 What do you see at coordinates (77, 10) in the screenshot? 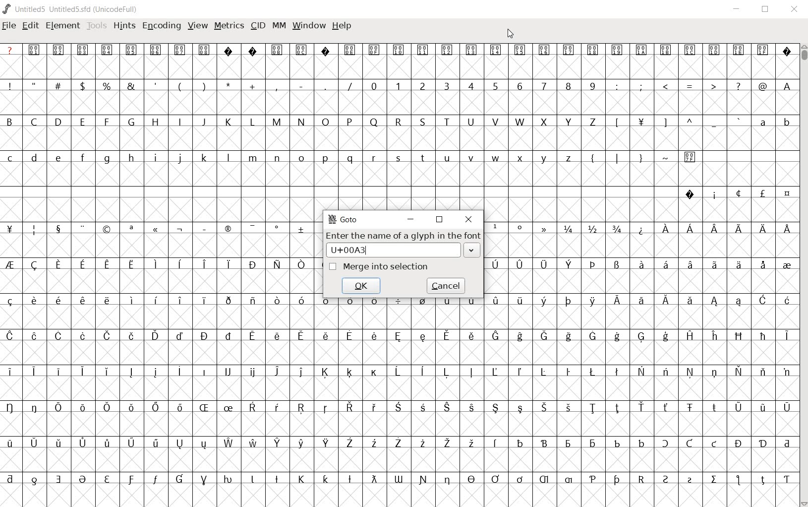
I see `Untitled5 Untitled5.sfd (UnicodeFull)` at bounding box center [77, 10].